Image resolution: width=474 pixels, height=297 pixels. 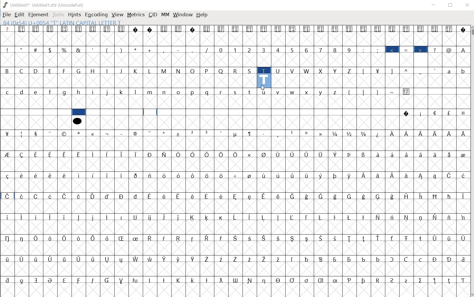 What do you see at coordinates (336, 238) in the screenshot?
I see `Symbol` at bounding box center [336, 238].